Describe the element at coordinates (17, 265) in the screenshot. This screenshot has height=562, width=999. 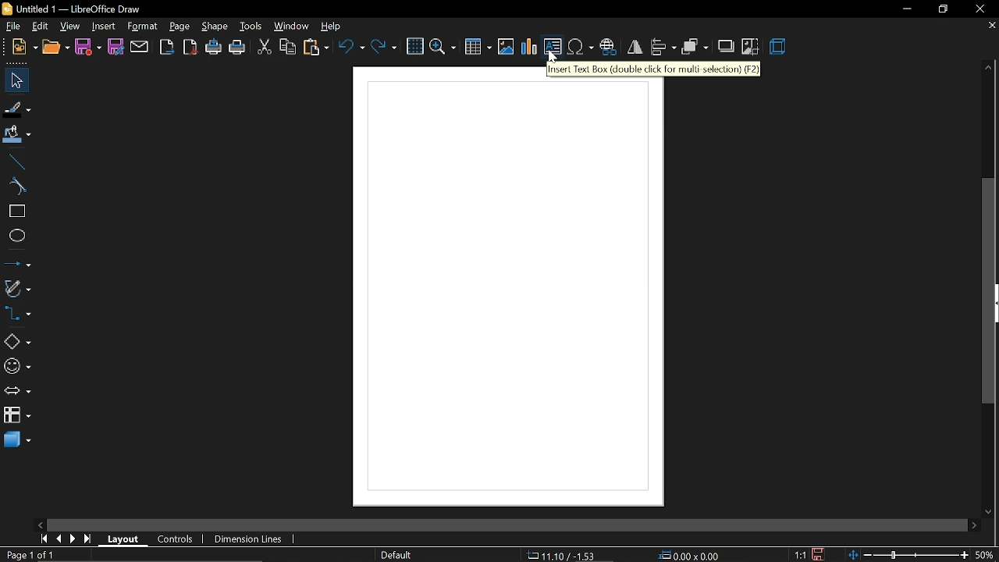
I see `lines and arrows` at that location.